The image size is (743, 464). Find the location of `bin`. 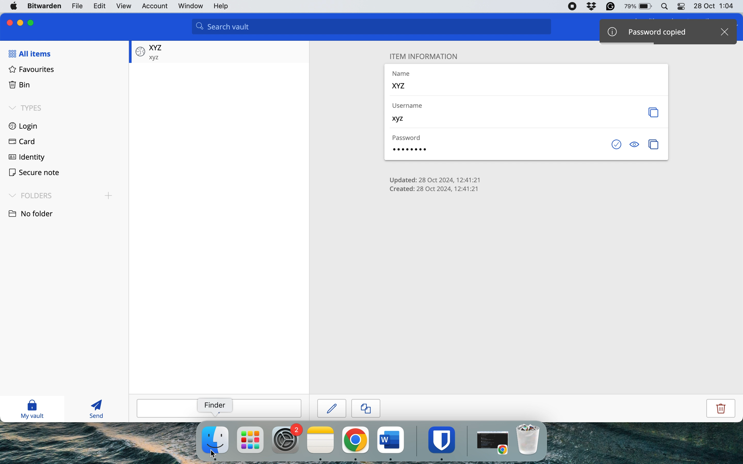

bin is located at coordinates (531, 439).